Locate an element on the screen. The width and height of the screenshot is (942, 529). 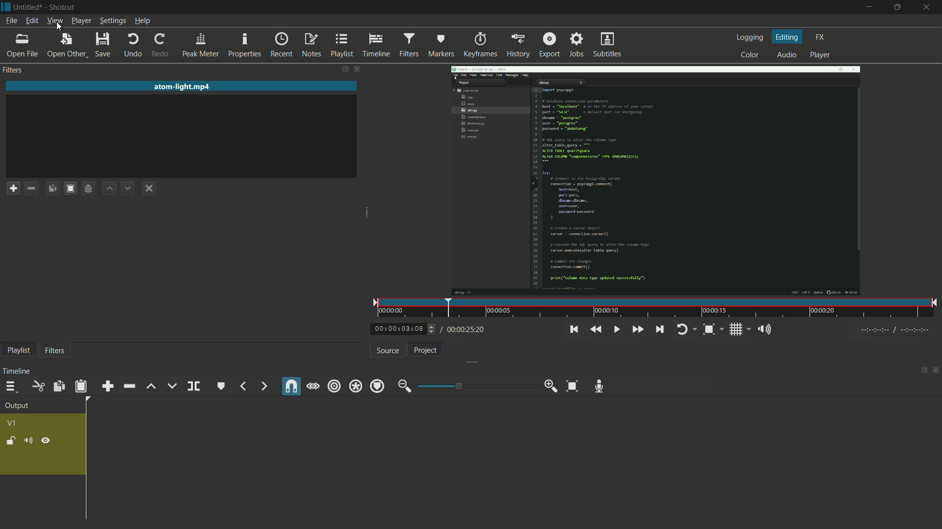
time is located at coordinates (653, 309).